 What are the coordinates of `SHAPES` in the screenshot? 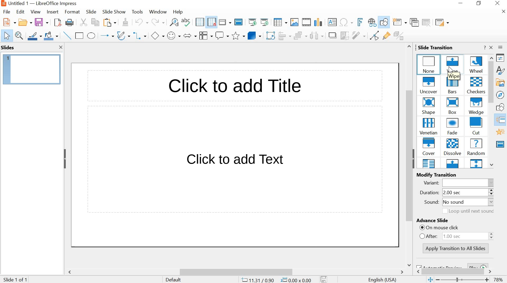 It's located at (501, 107).